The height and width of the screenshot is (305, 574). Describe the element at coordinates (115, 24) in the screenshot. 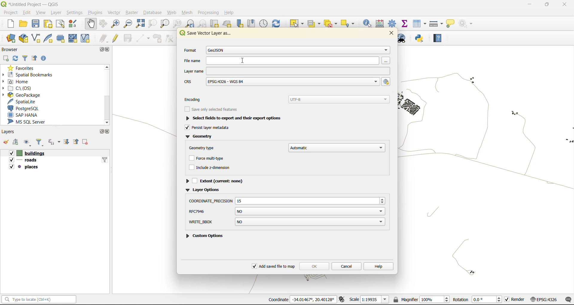

I see `zoom in` at that location.